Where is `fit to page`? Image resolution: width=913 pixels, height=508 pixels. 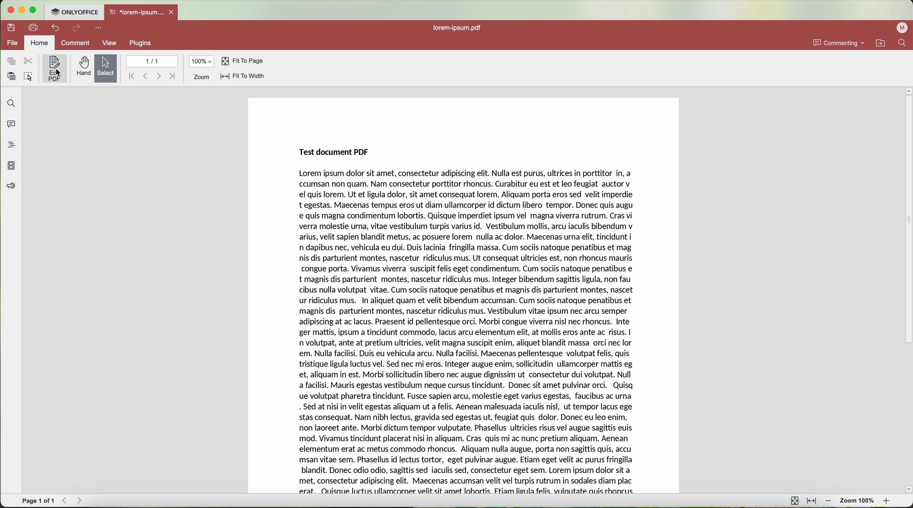
fit to page is located at coordinates (794, 500).